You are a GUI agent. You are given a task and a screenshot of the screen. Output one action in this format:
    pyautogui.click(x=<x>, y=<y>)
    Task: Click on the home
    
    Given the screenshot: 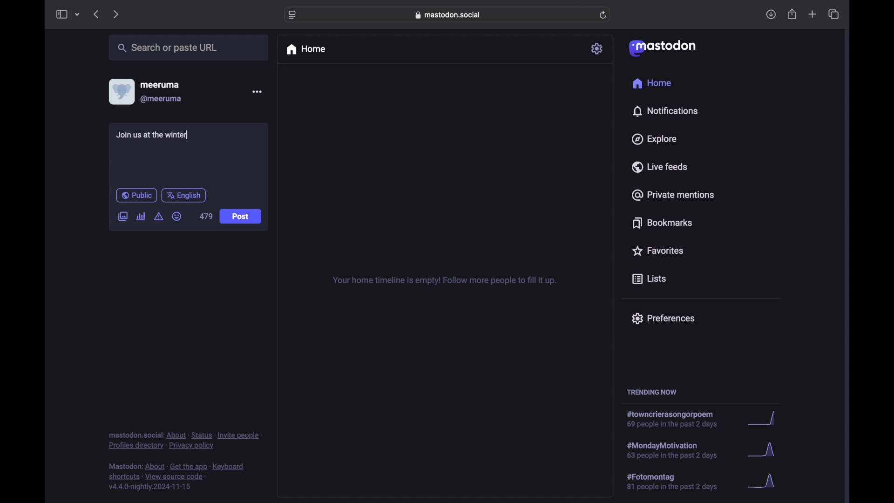 What is the action you would take?
    pyautogui.click(x=651, y=83)
    